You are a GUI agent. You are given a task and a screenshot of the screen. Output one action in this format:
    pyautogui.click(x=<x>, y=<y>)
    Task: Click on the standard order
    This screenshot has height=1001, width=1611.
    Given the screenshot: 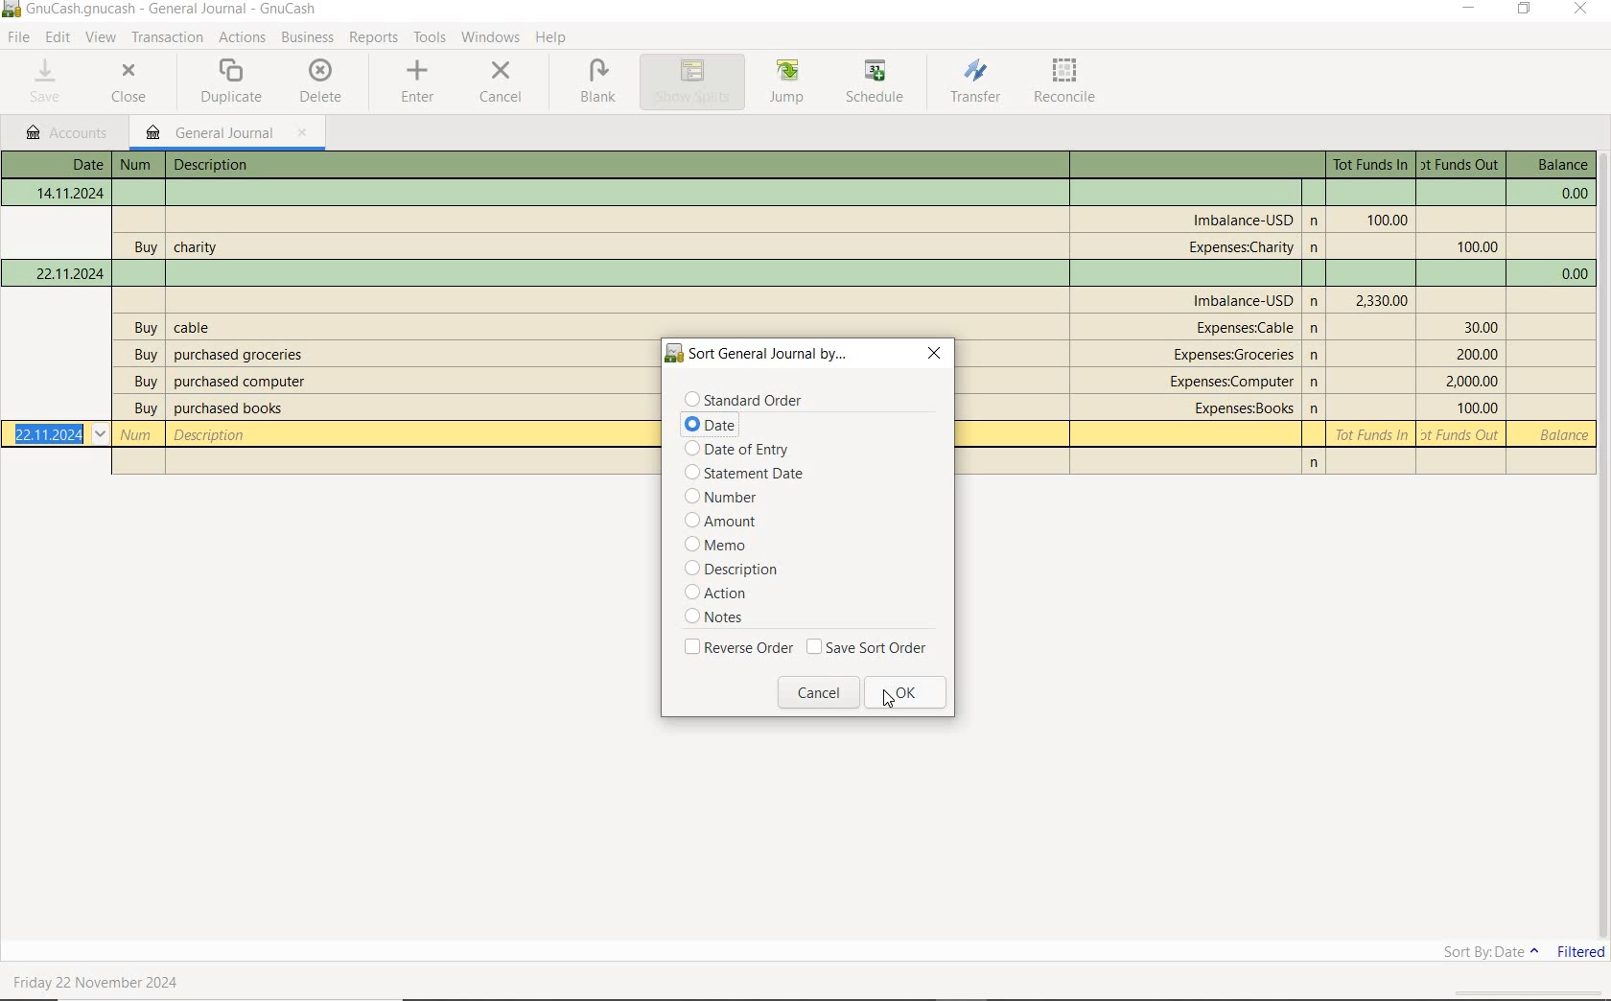 What is the action you would take?
    pyautogui.click(x=745, y=398)
    